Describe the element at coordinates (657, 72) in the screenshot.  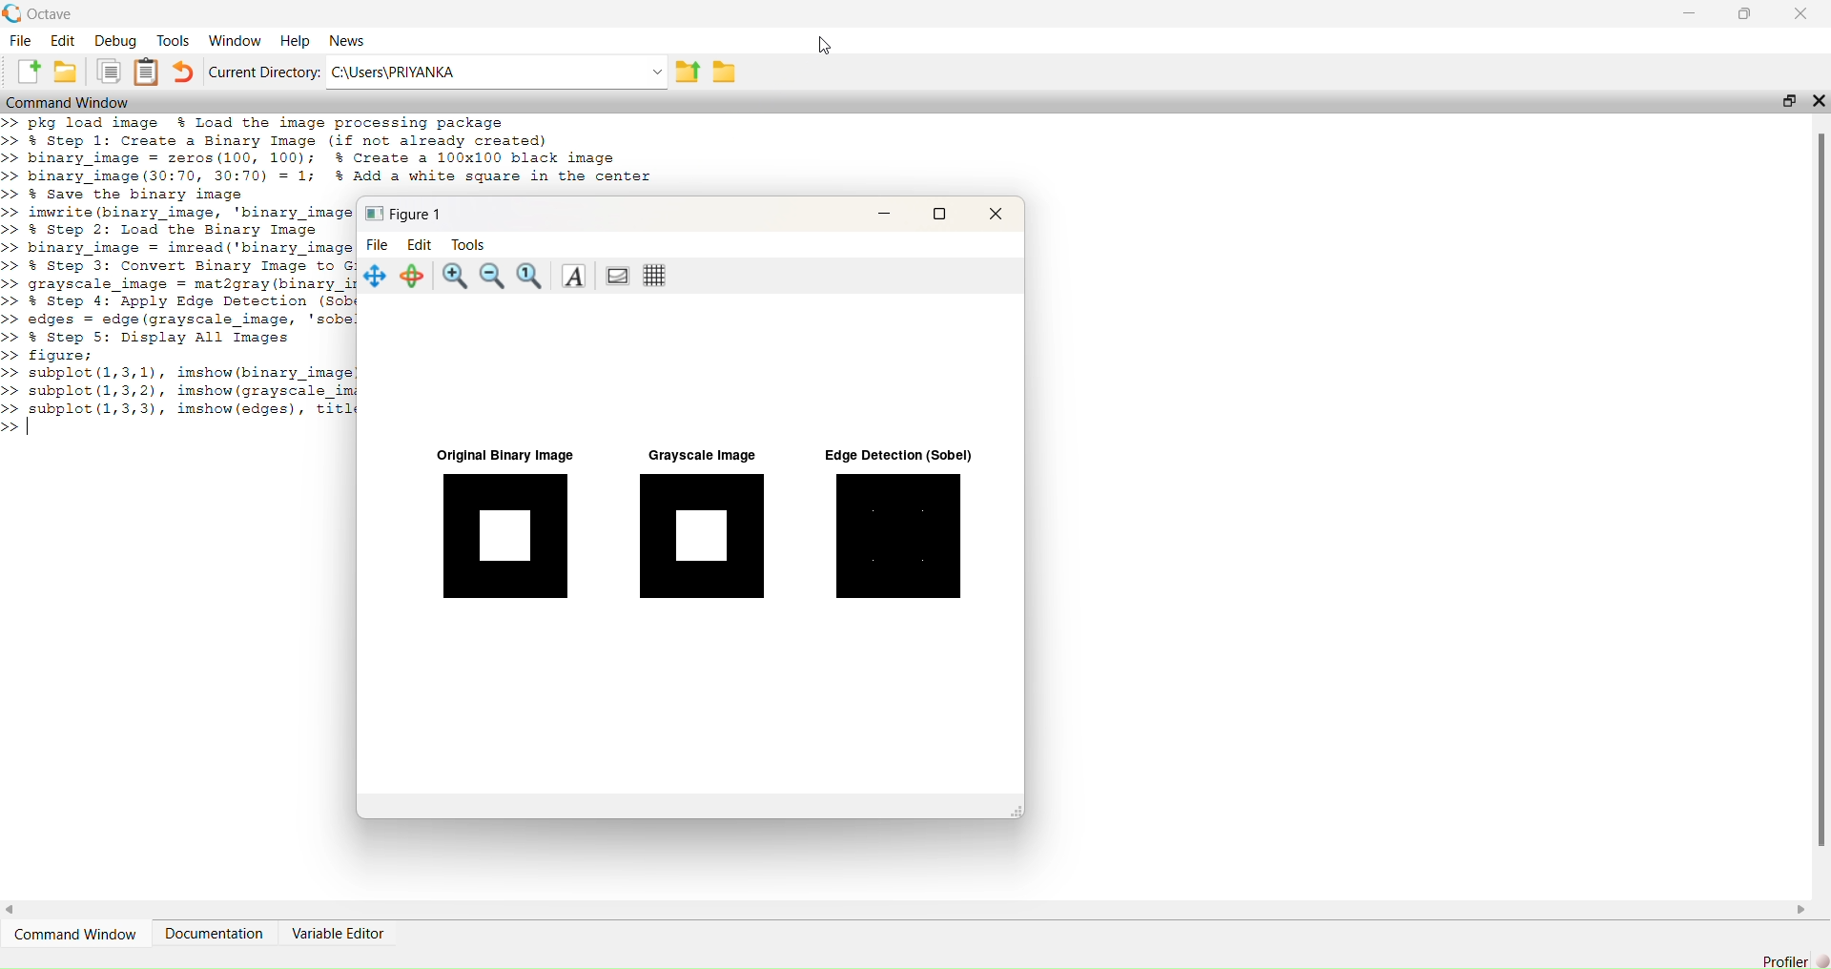
I see `Drop-down ` at that location.